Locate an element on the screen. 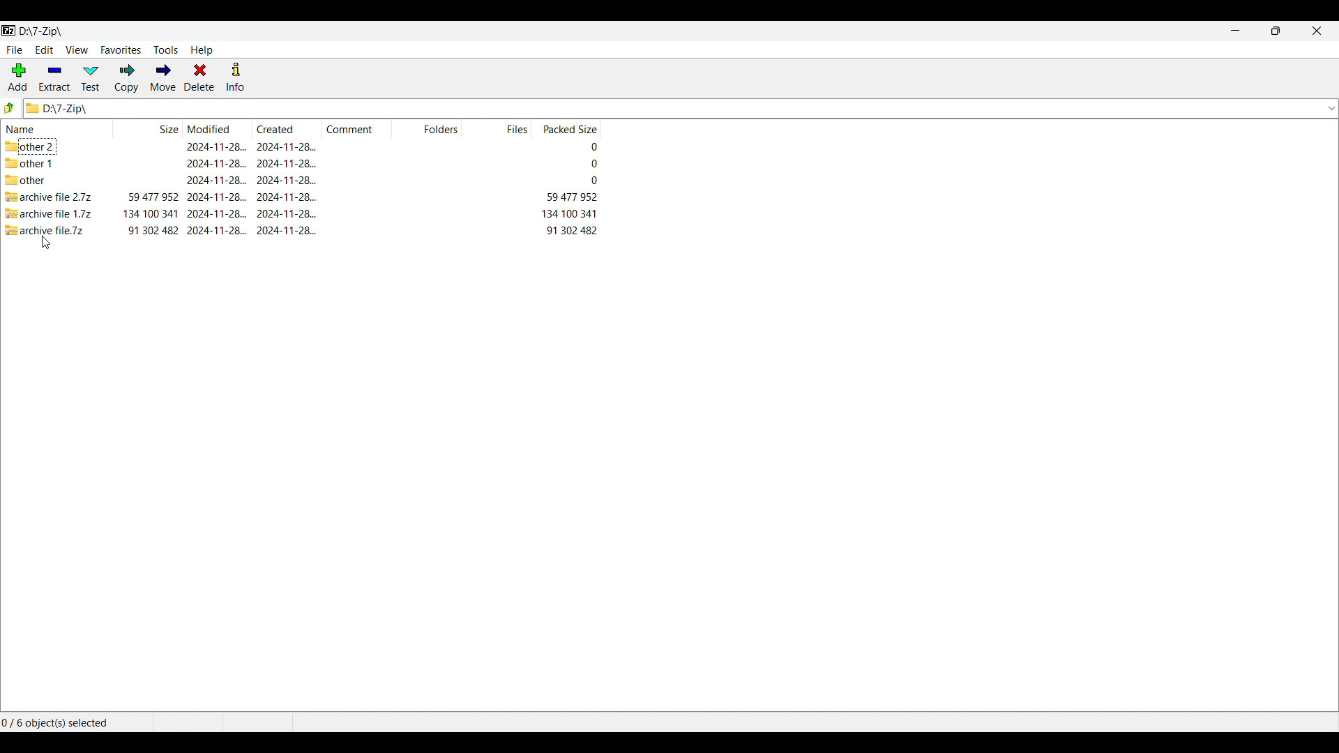 Image resolution: width=1339 pixels, height=753 pixels. Software logo is located at coordinates (9, 31).